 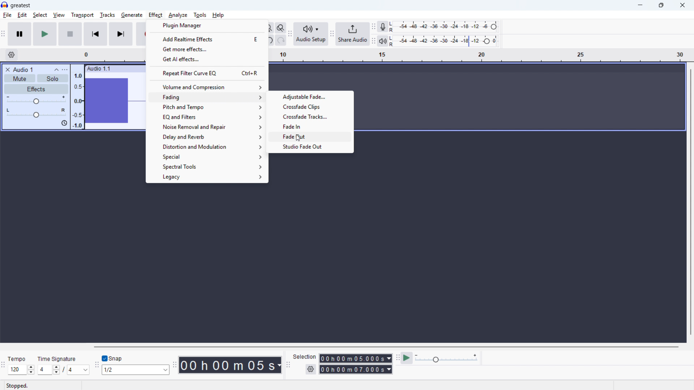 I want to click on file, so click(x=7, y=16).